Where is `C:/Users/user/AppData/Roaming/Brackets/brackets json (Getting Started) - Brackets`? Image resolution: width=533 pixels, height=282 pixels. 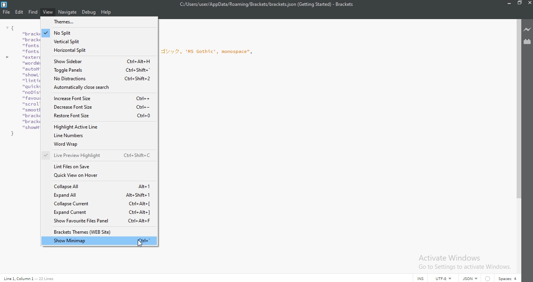
C:/Users/user/AppData/Roaming/Brackets/brackets json (Getting Started) - Brackets is located at coordinates (269, 5).